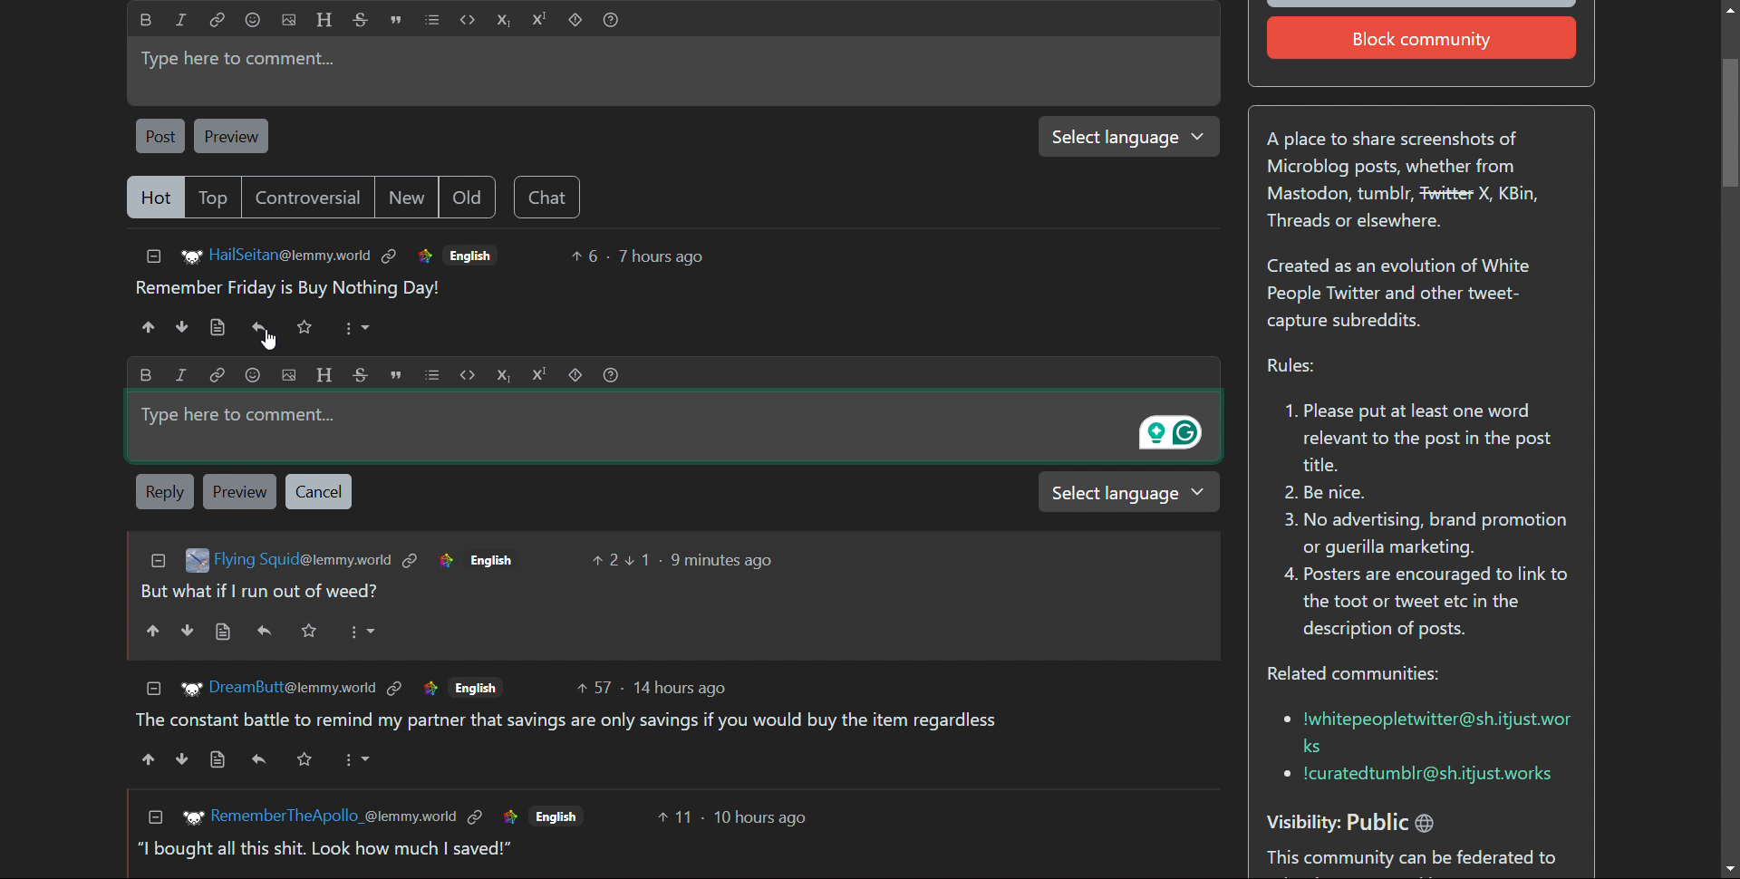  Describe the element at coordinates (141, 761) in the screenshot. I see `upvote` at that location.